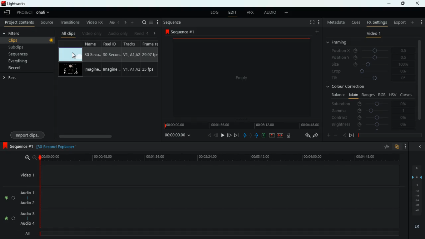  What do you see at coordinates (153, 34) in the screenshot?
I see `right` at bounding box center [153, 34].